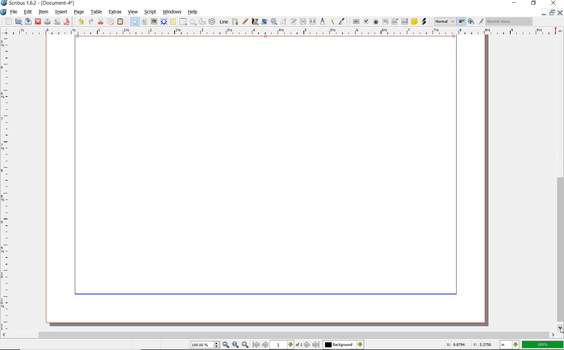  I want to click on help, so click(193, 12).